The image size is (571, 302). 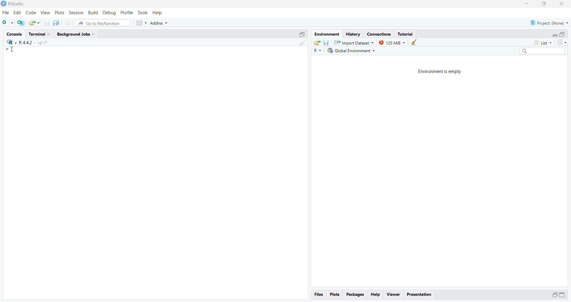 I want to click on Addins, so click(x=159, y=23).